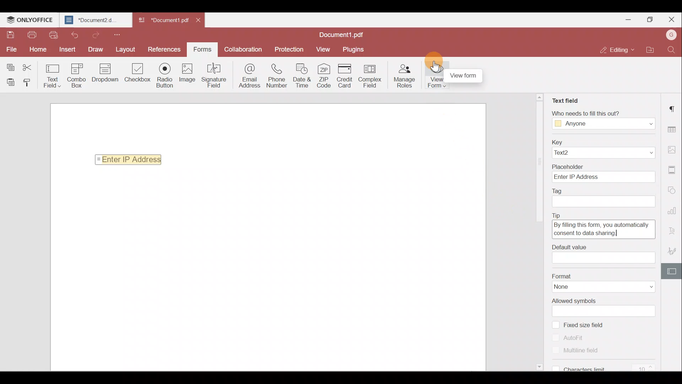 The width and height of the screenshot is (682, 384). I want to click on Open file location, so click(648, 49).